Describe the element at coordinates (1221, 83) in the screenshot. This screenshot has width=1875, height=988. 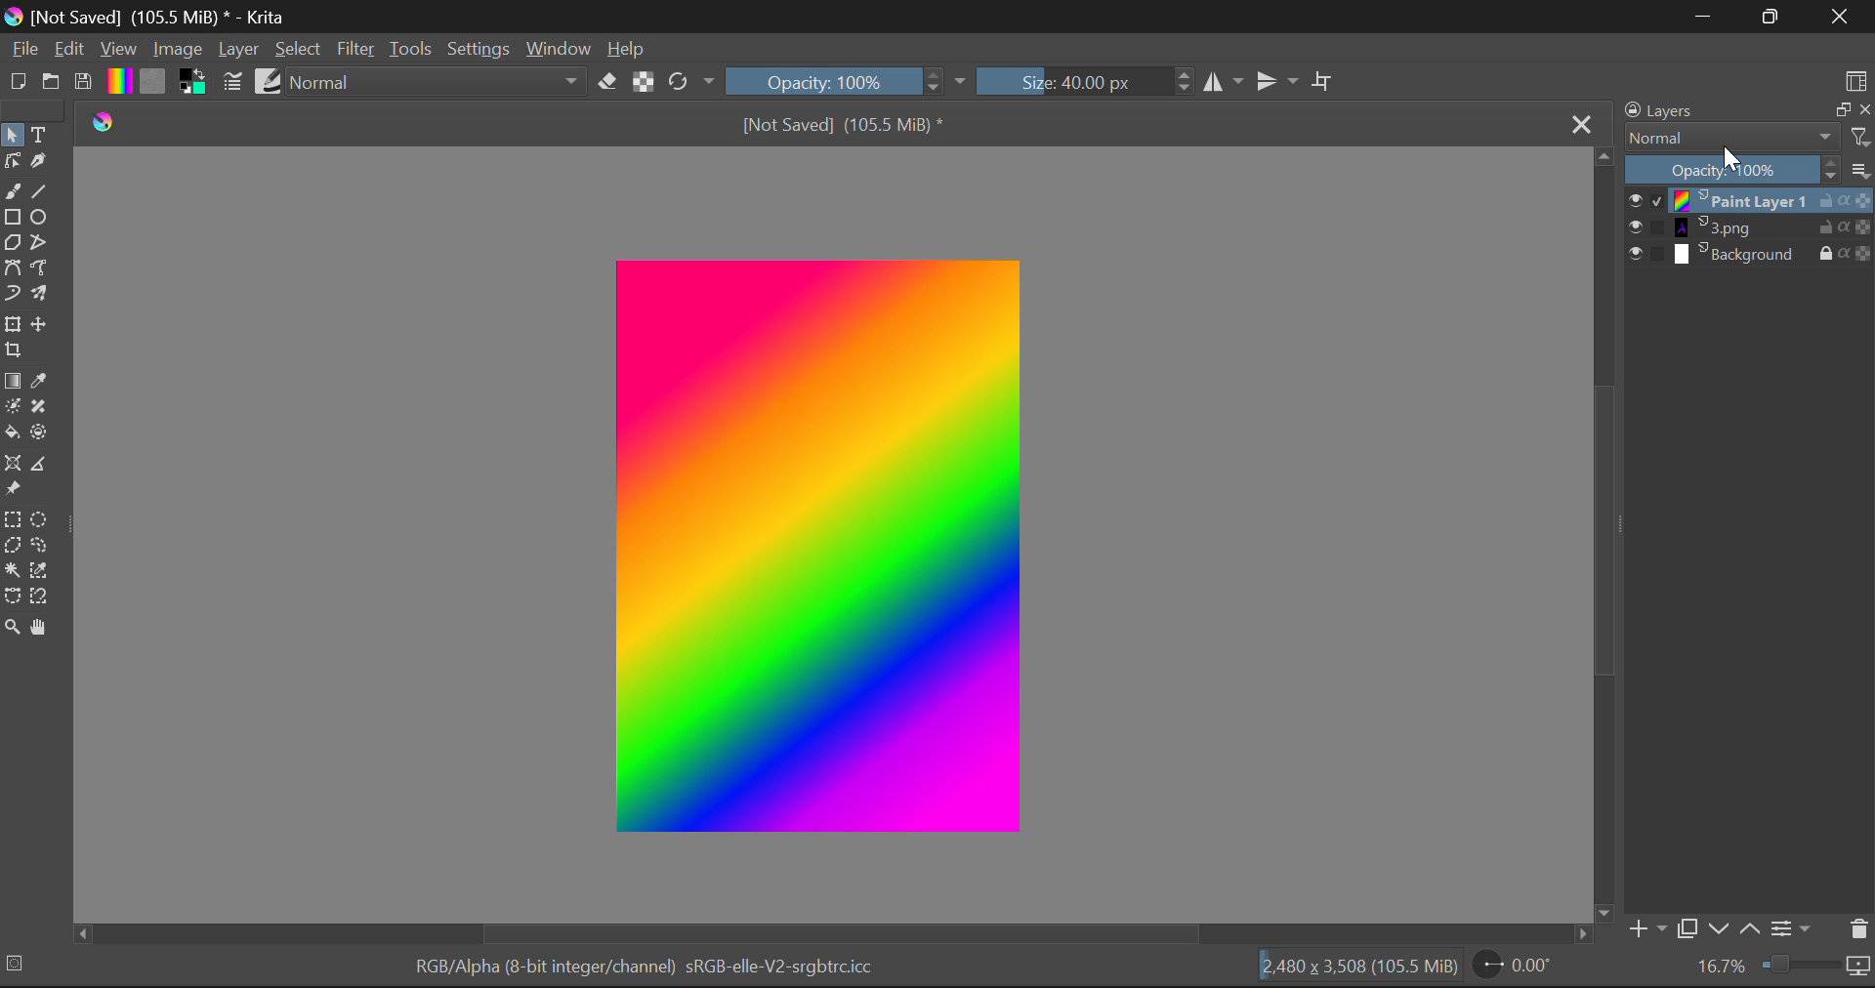
I see `Vertical Mirror Flip` at that location.